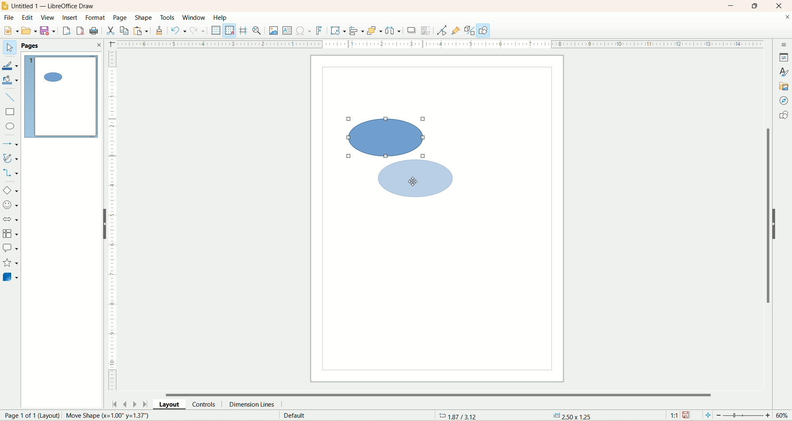  What do you see at coordinates (289, 416) in the screenshot?
I see `default` at bounding box center [289, 416].